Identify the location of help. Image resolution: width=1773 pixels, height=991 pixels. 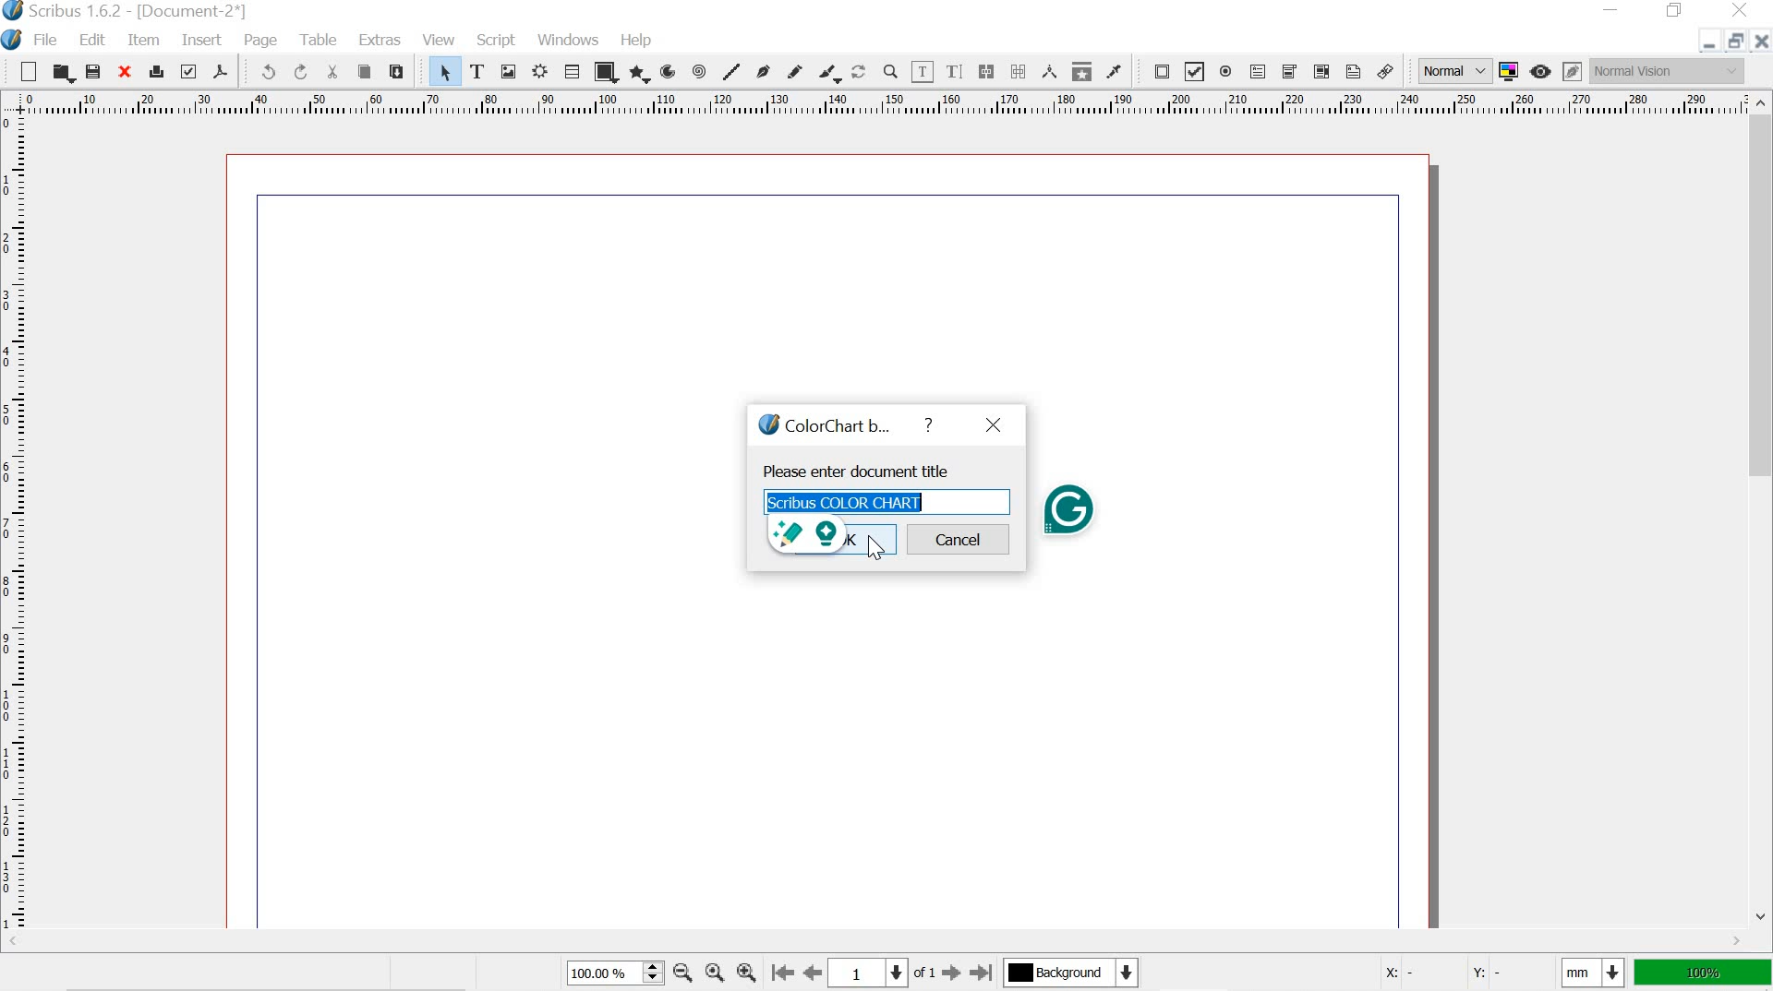
(924, 423).